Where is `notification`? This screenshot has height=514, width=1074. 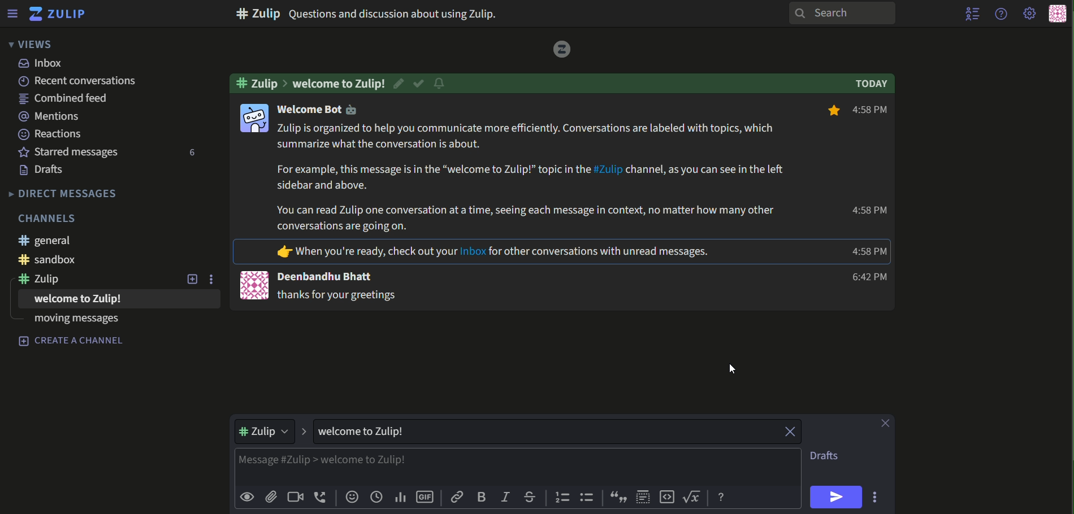 notification is located at coordinates (439, 85).